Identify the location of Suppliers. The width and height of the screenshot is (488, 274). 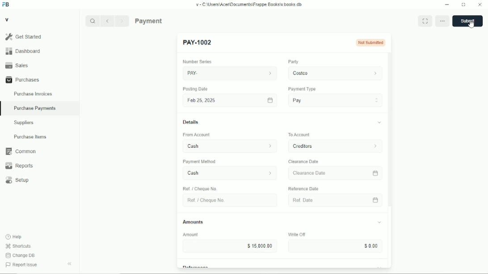
(40, 123).